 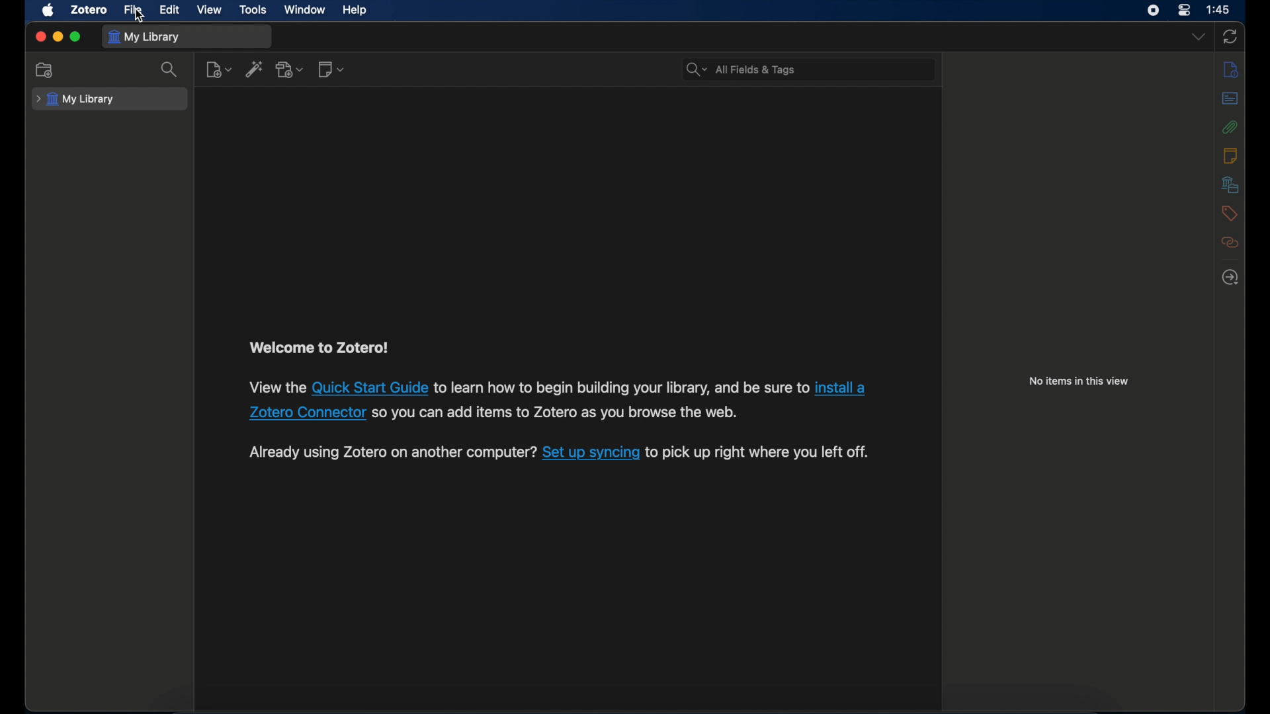 What do you see at coordinates (210, 10) in the screenshot?
I see `view` at bounding box center [210, 10].